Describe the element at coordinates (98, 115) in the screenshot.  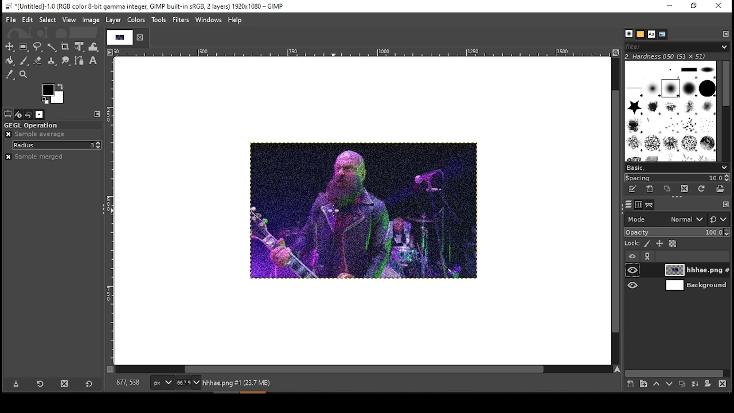
I see `configure this tab` at that location.